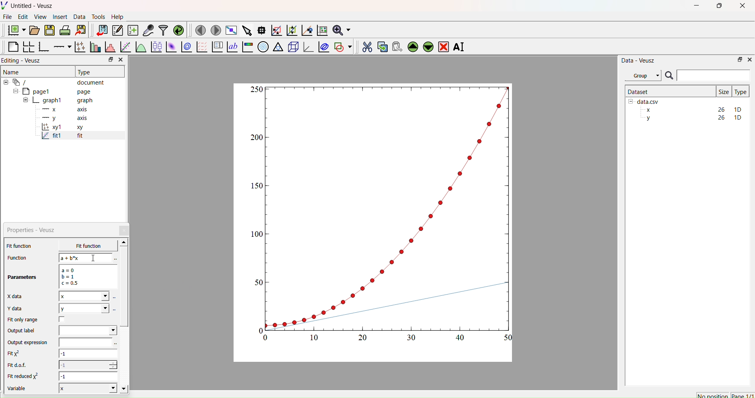  What do you see at coordinates (88, 365) in the screenshot?
I see `-1` at bounding box center [88, 365].